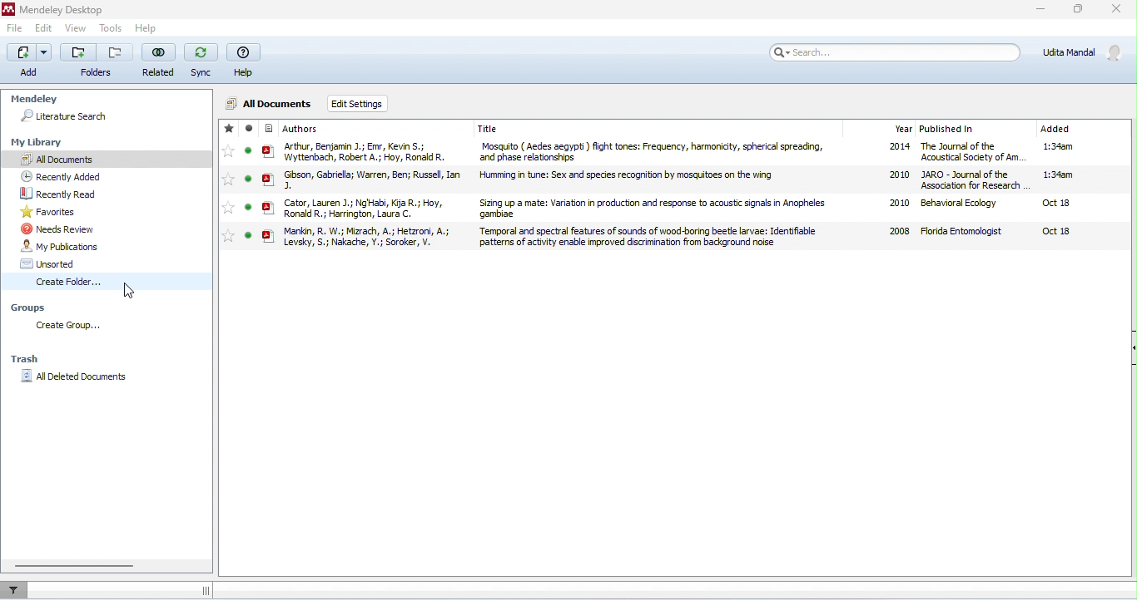 This screenshot has height=600, width=1137. I want to click on drag to expand, so click(205, 591).